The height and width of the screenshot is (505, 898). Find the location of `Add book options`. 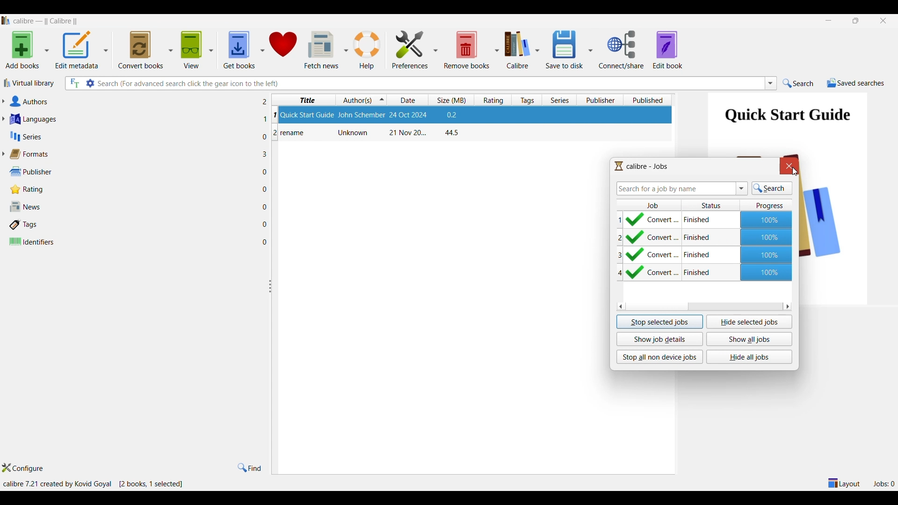

Add book options is located at coordinates (46, 50).